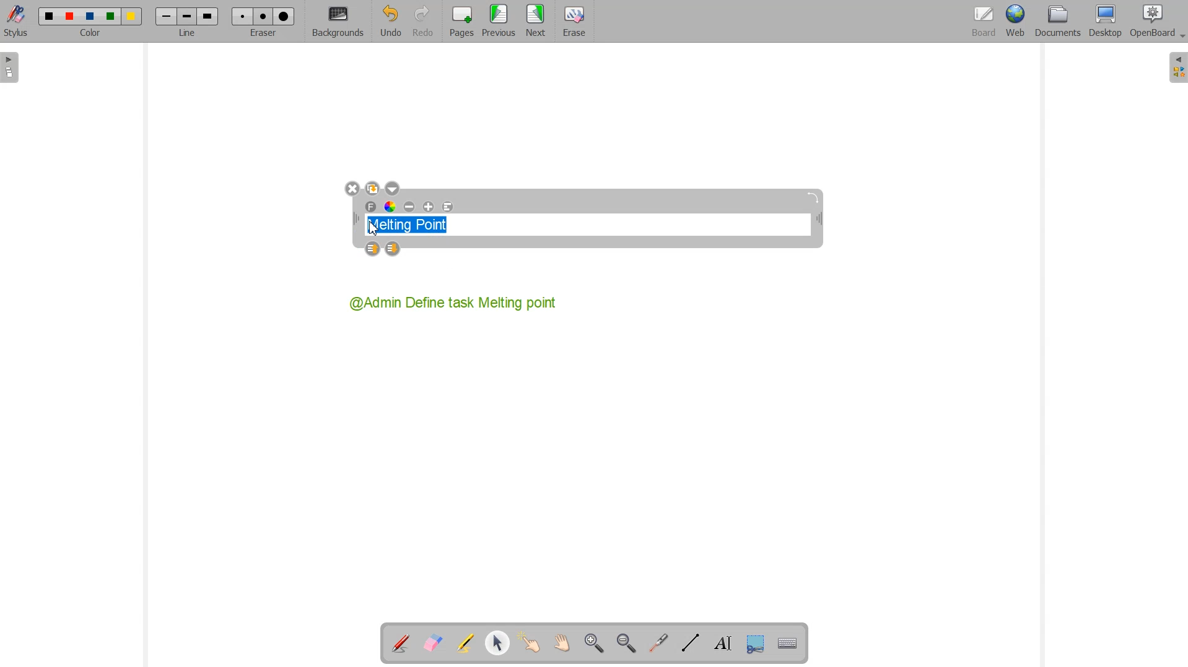 The width and height of the screenshot is (1188, 667). I want to click on Desktop, so click(1106, 22).